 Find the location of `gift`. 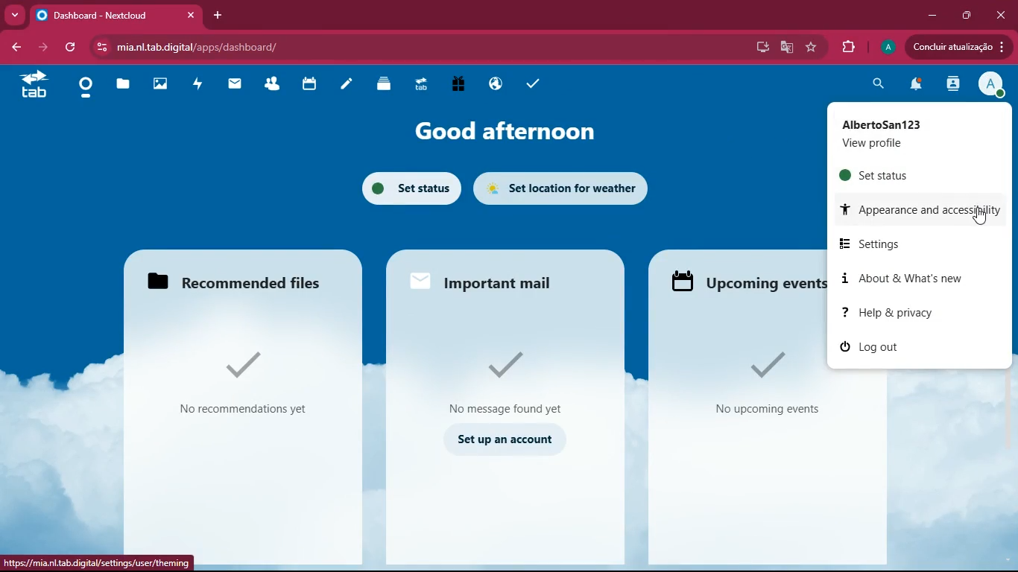

gift is located at coordinates (463, 85).